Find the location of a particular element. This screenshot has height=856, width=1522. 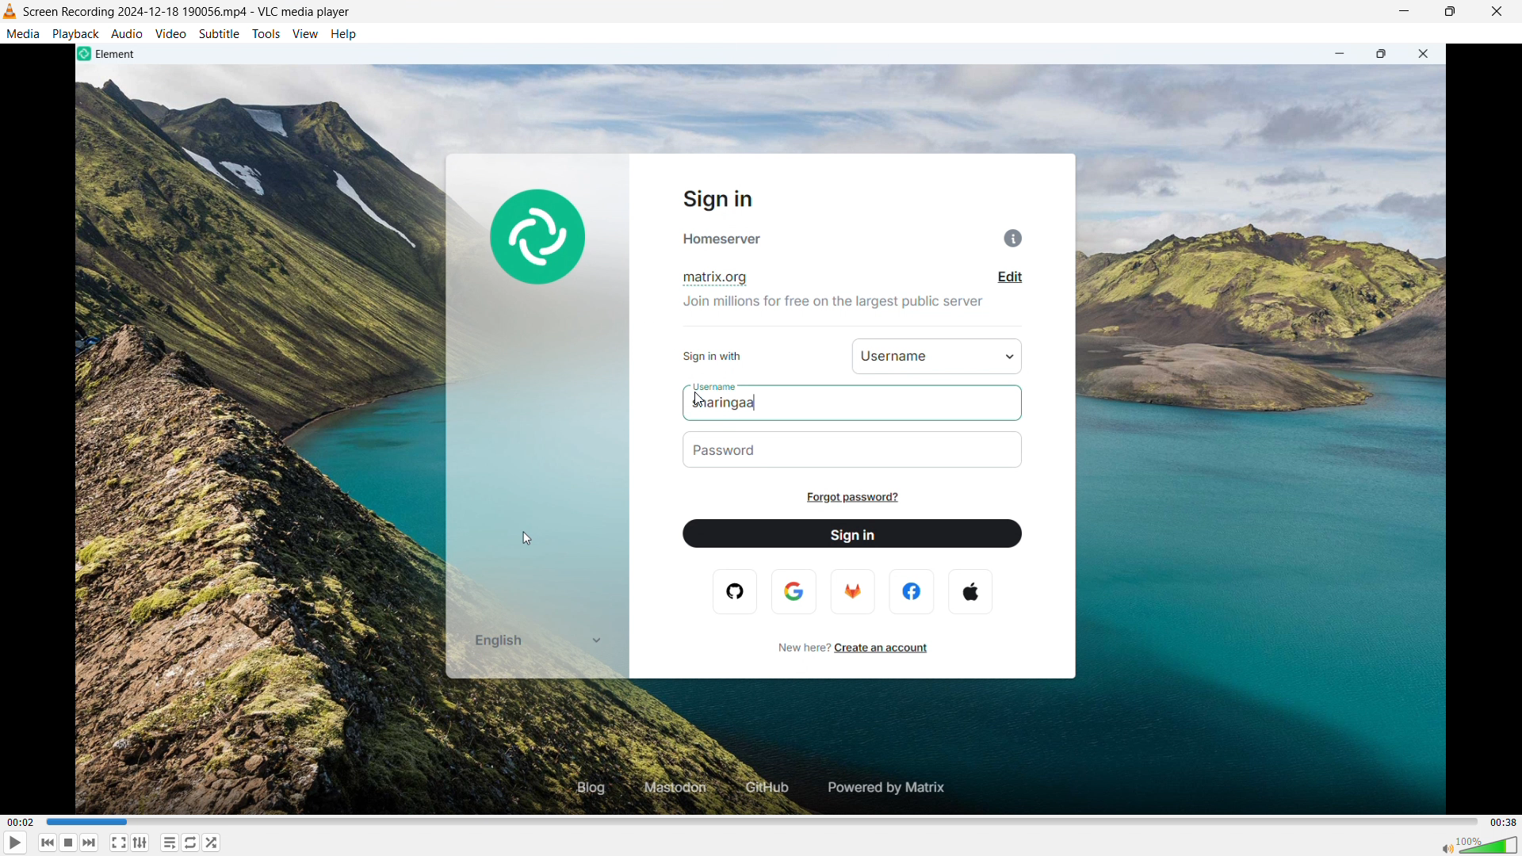

github is located at coordinates (759, 786).